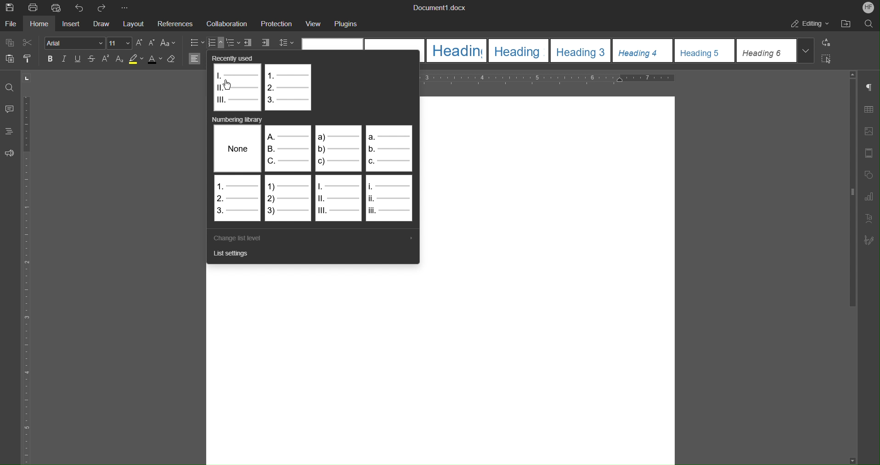  I want to click on File, so click(11, 24).